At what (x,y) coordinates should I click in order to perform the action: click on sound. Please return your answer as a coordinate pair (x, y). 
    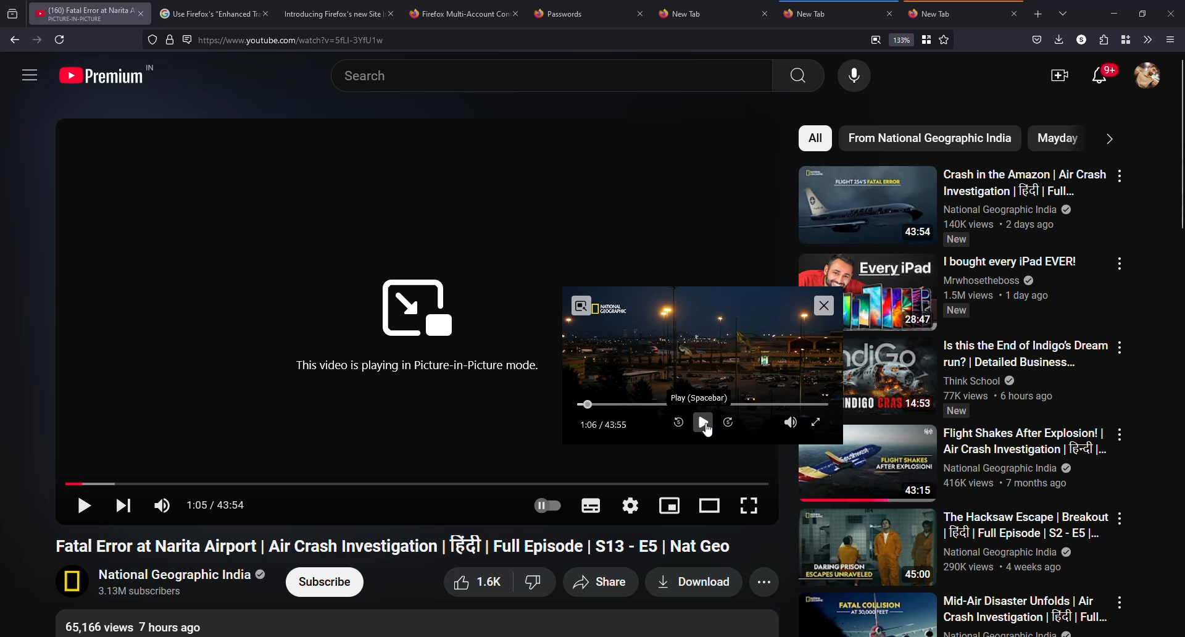
    Looking at the image, I should click on (164, 505).